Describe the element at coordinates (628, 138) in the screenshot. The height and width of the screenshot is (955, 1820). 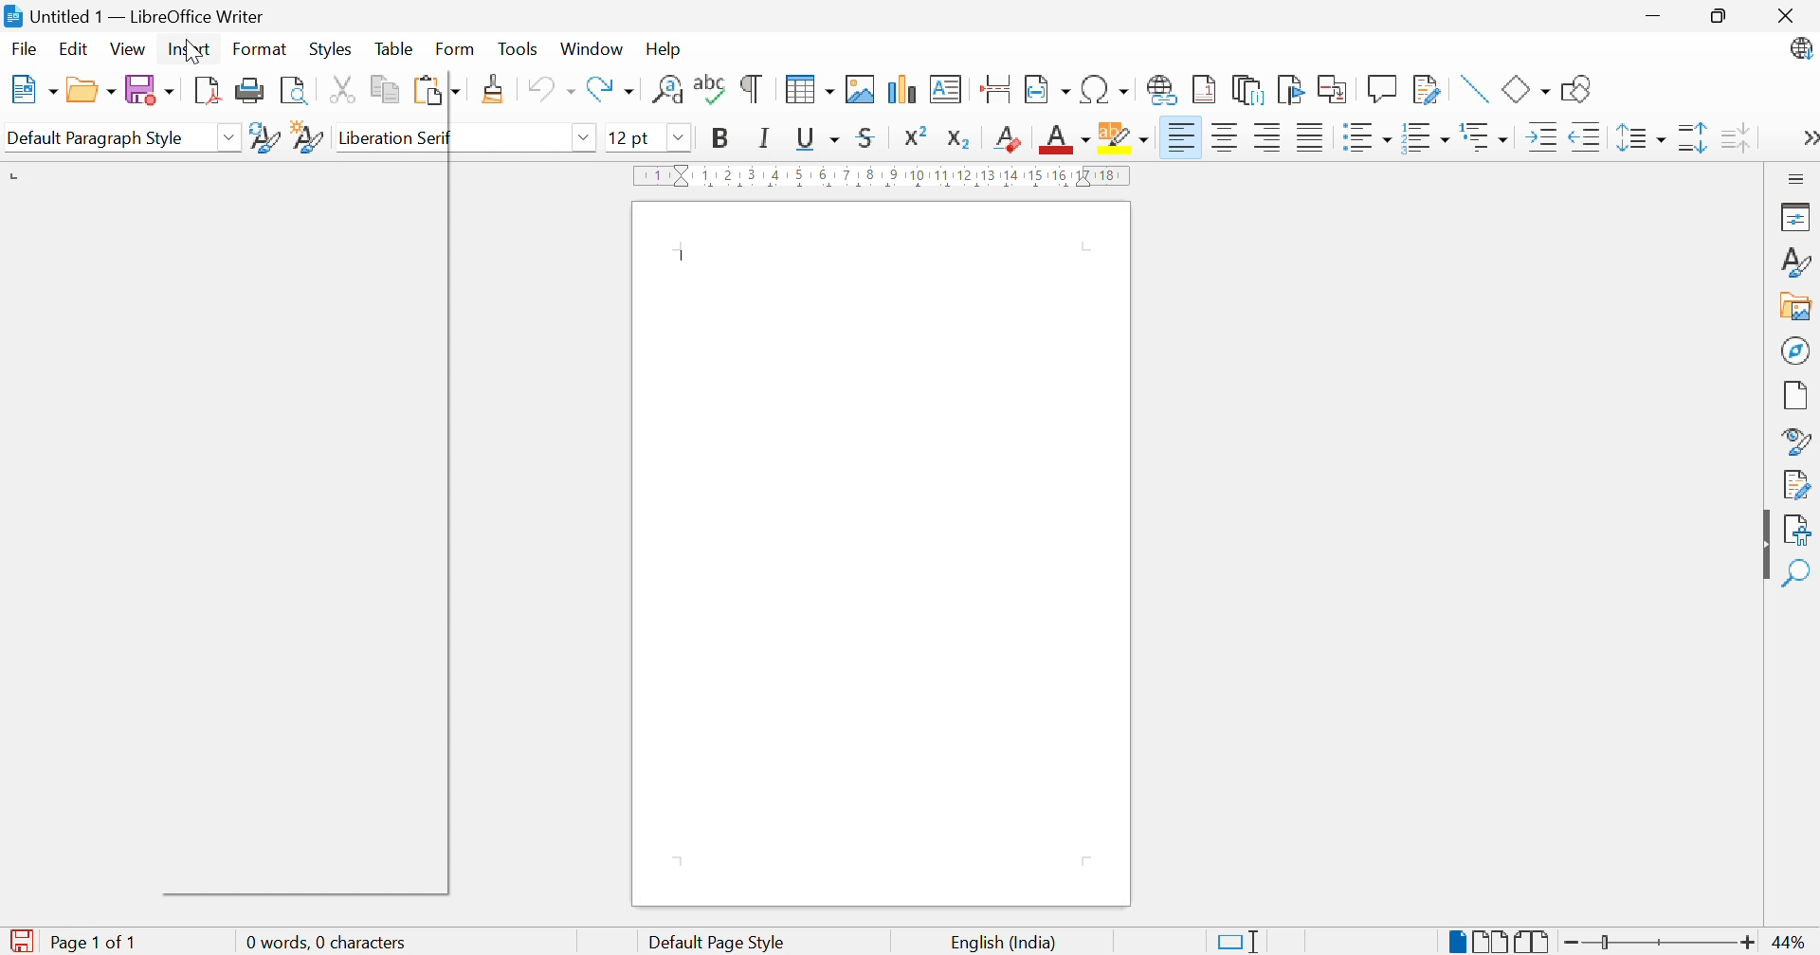
I see `12 pt` at that location.